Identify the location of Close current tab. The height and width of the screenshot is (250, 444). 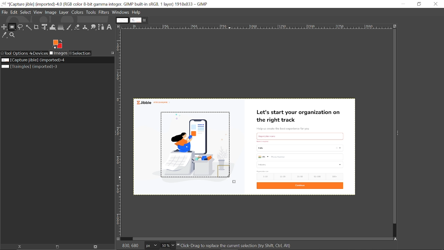
(145, 20).